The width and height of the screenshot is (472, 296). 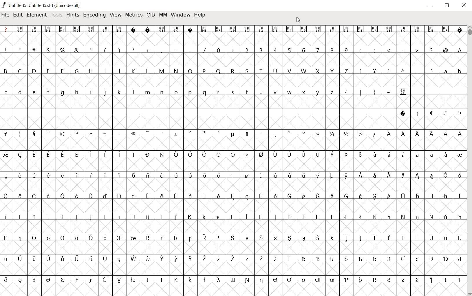 I want to click on Symbol, so click(x=78, y=154).